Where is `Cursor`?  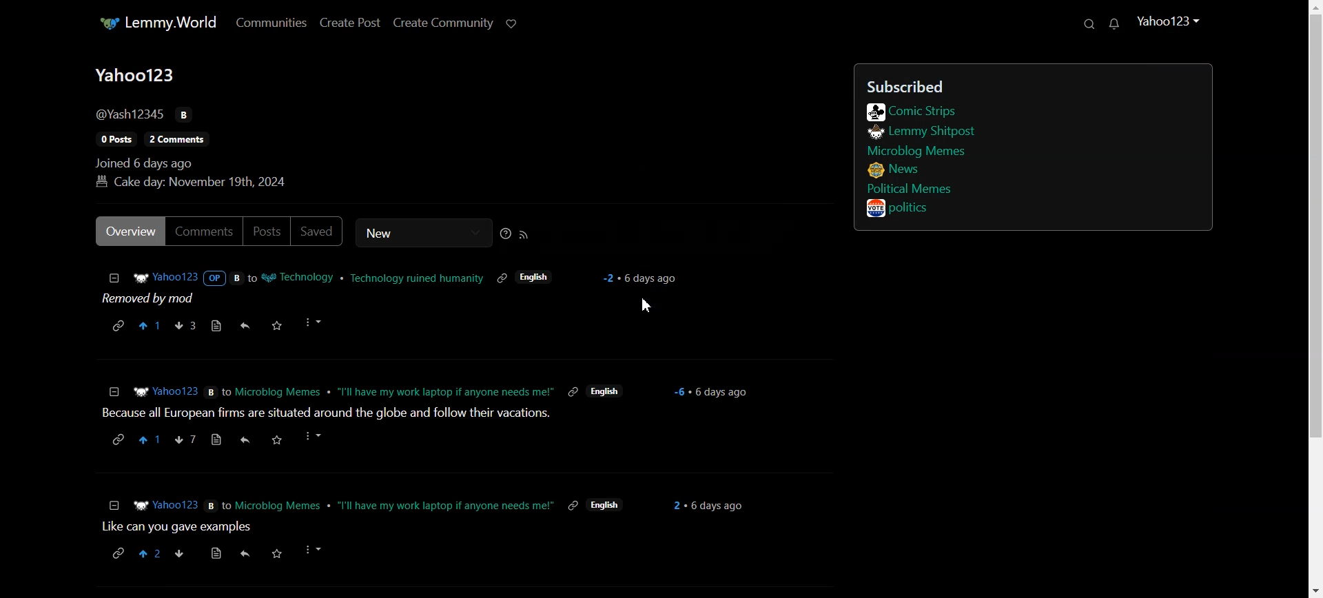
Cursor is located at coordinates (647, 306).